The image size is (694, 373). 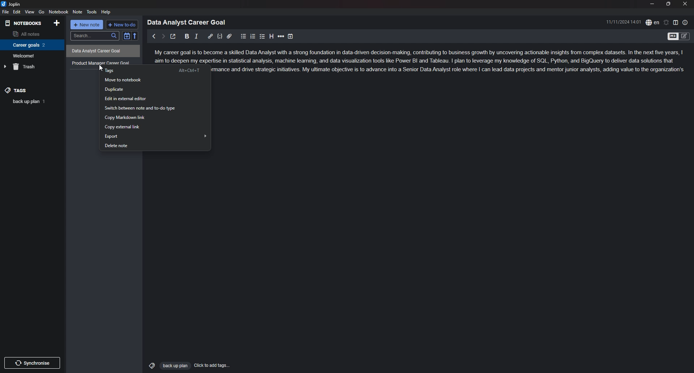 I want to click on Synchronize, so click(x=33, y=363).